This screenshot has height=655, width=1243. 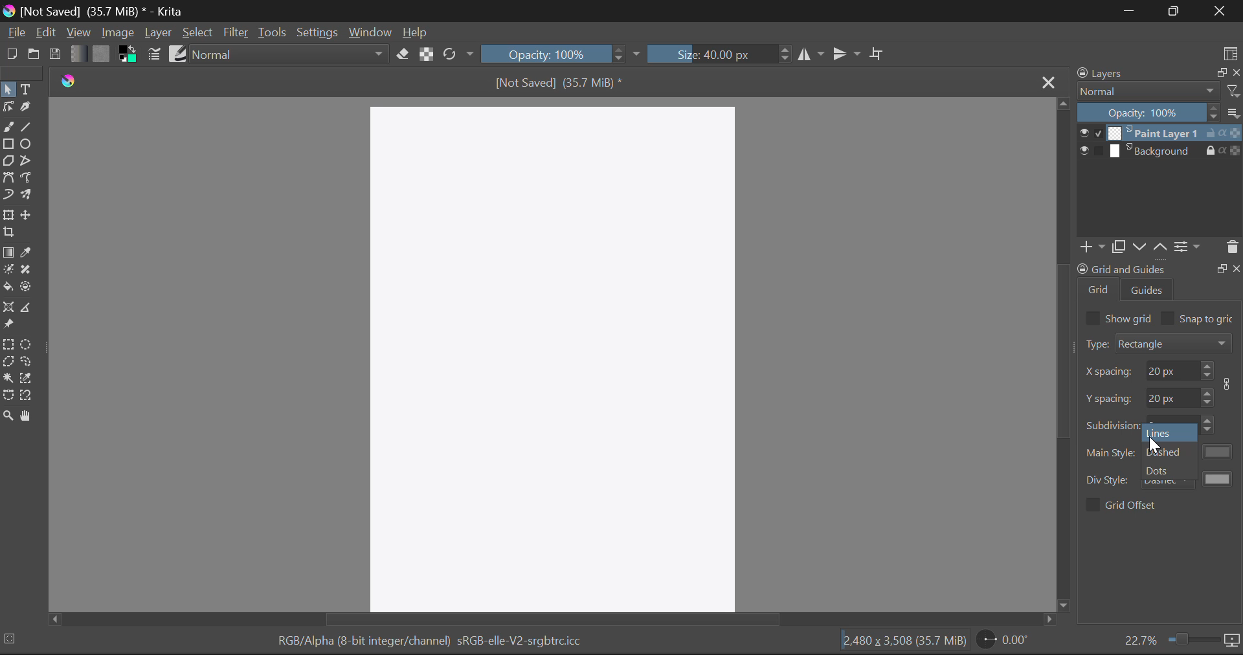 I want to click on Smart Patch Tool, so click(x=26, y=271).